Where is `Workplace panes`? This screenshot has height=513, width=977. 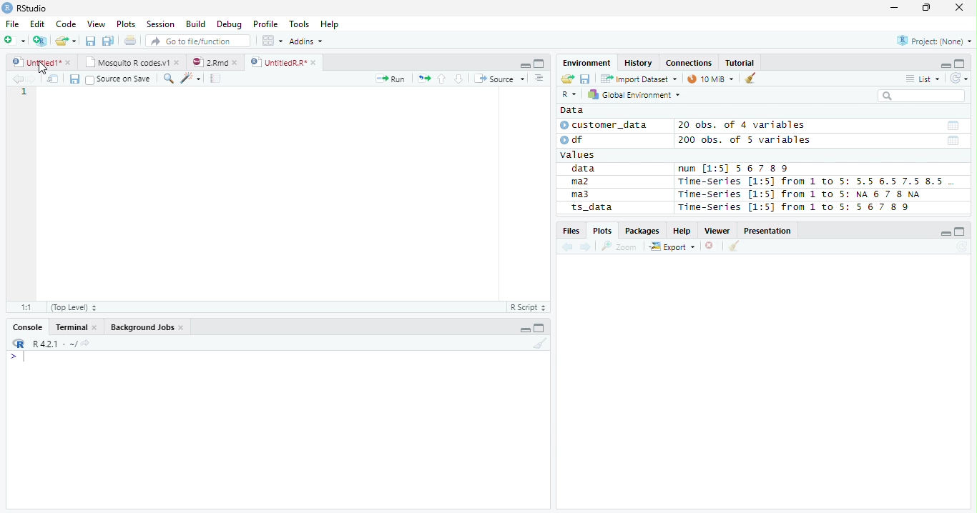 Workplace panes is located at coordinates (272, 41).